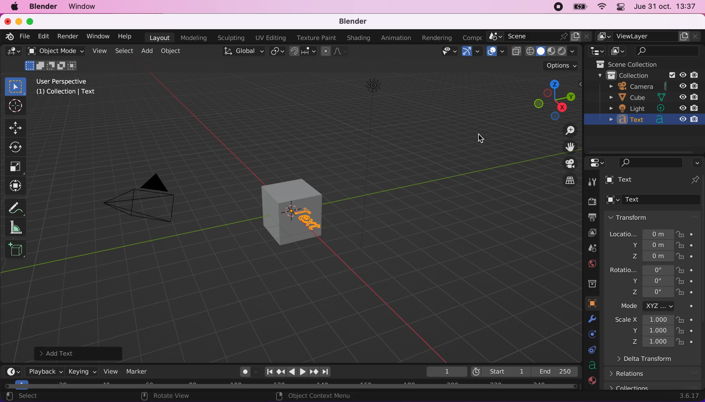 The image size is (705, 402). I want to click on user perspective (1) collection, so click(66, 87).